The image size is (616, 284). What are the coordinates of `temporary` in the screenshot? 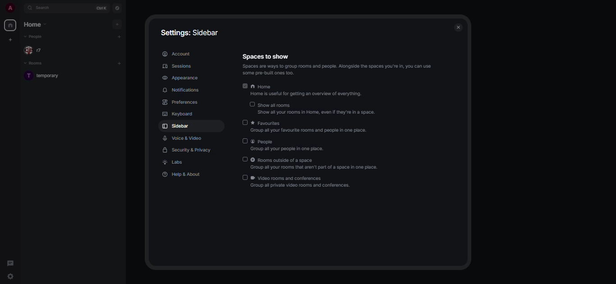 It's located at (46, 76).